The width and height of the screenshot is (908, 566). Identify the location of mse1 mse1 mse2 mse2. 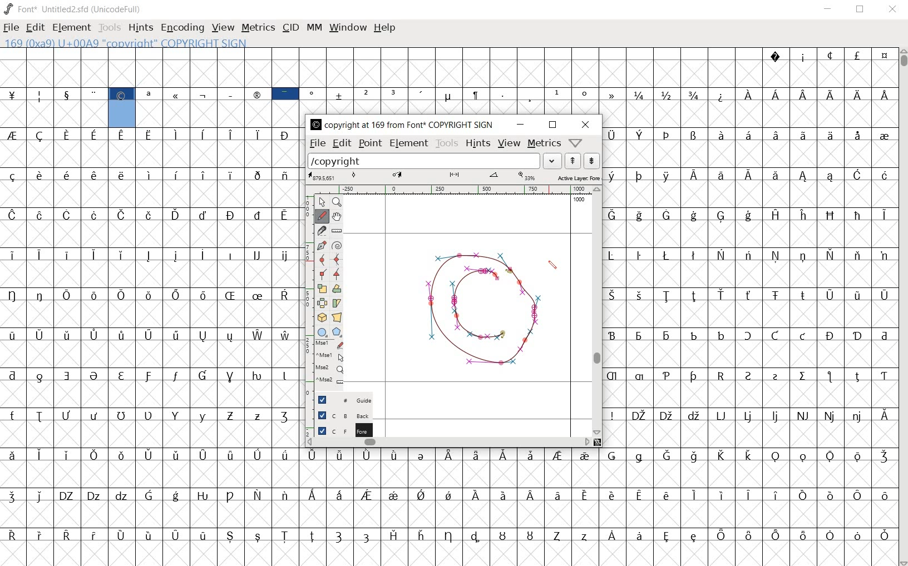
(328, 364).